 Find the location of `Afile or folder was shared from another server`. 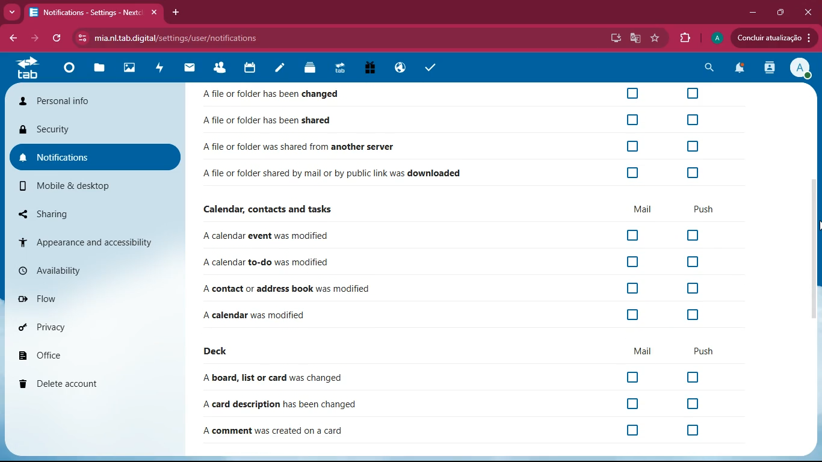

Afile or folder was shared from another server is located at coordinates (298, 148).